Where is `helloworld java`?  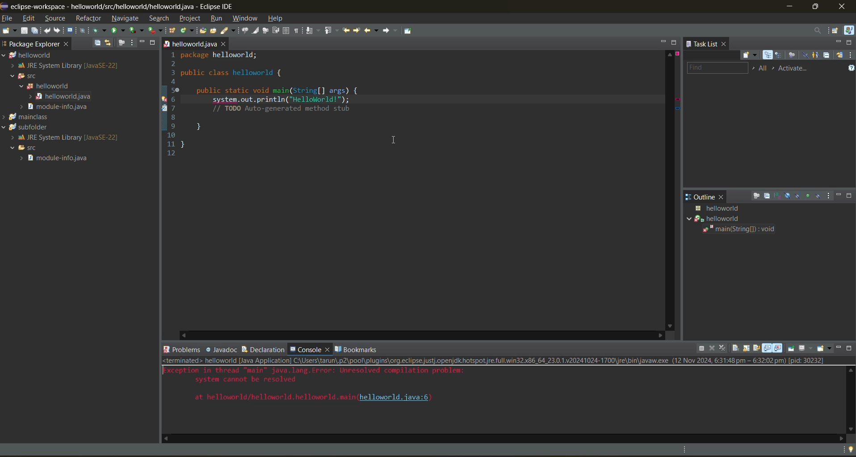 helloworld java is located at coordinates (61, 97).